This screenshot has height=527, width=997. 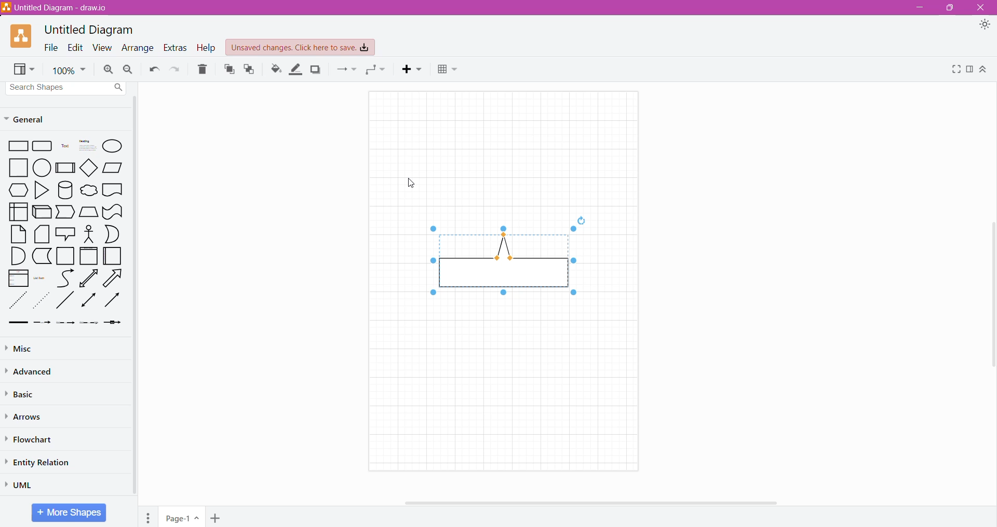 I want to click on circle, so click(x=42, y=168).